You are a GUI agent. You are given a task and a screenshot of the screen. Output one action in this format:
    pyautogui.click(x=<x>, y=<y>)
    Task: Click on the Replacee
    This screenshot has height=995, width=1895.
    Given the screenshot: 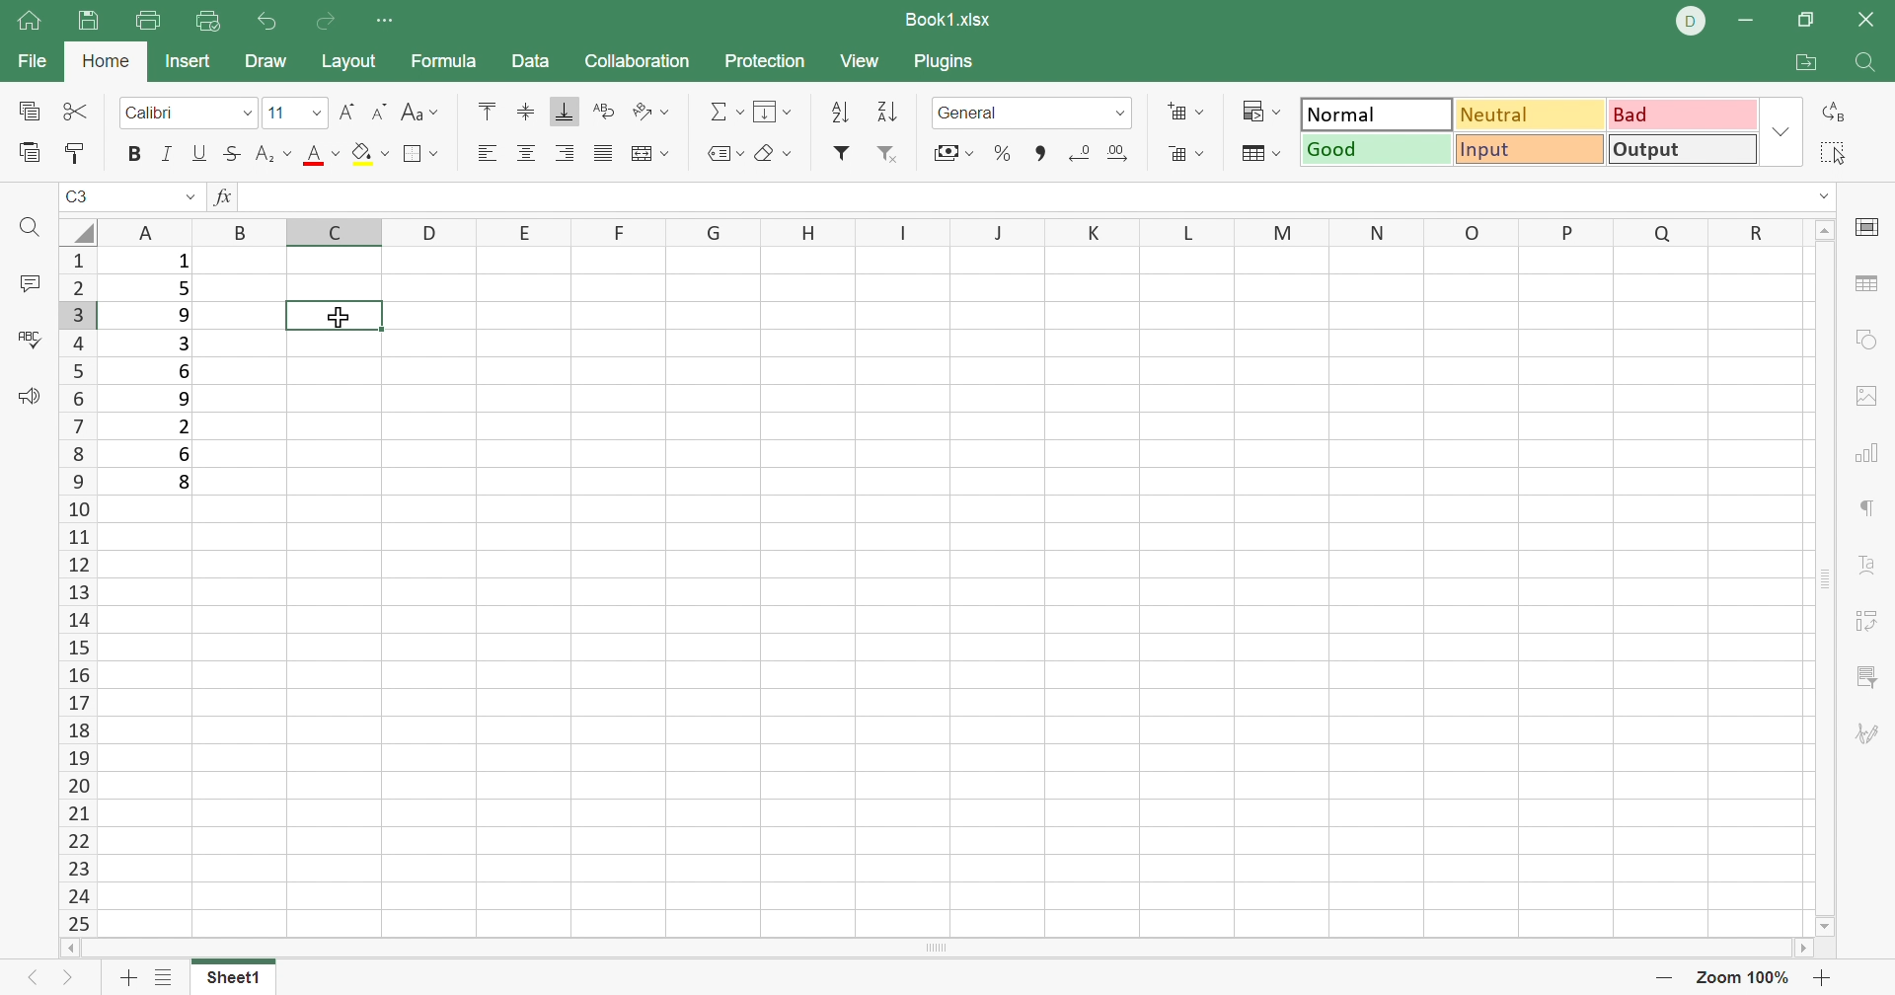 What is the action you would take?
    pyautogui.click(x=1836, y=112)
    